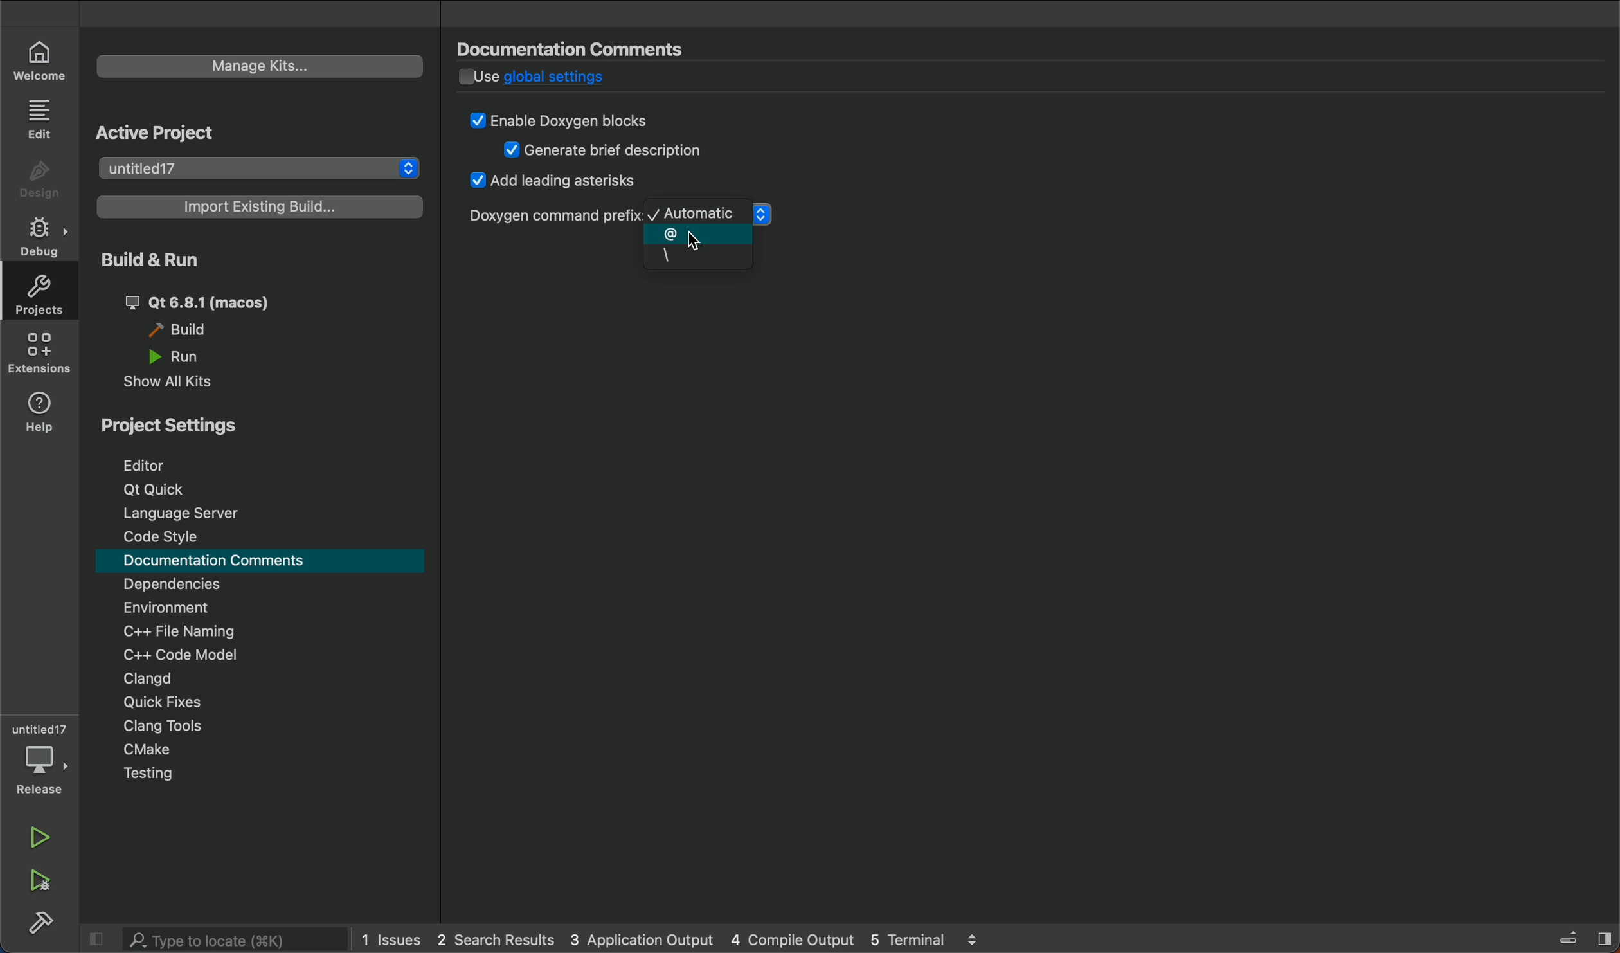  Describe the element at coordinates (572, 120) in the screenshot. I see `enable` at that location.